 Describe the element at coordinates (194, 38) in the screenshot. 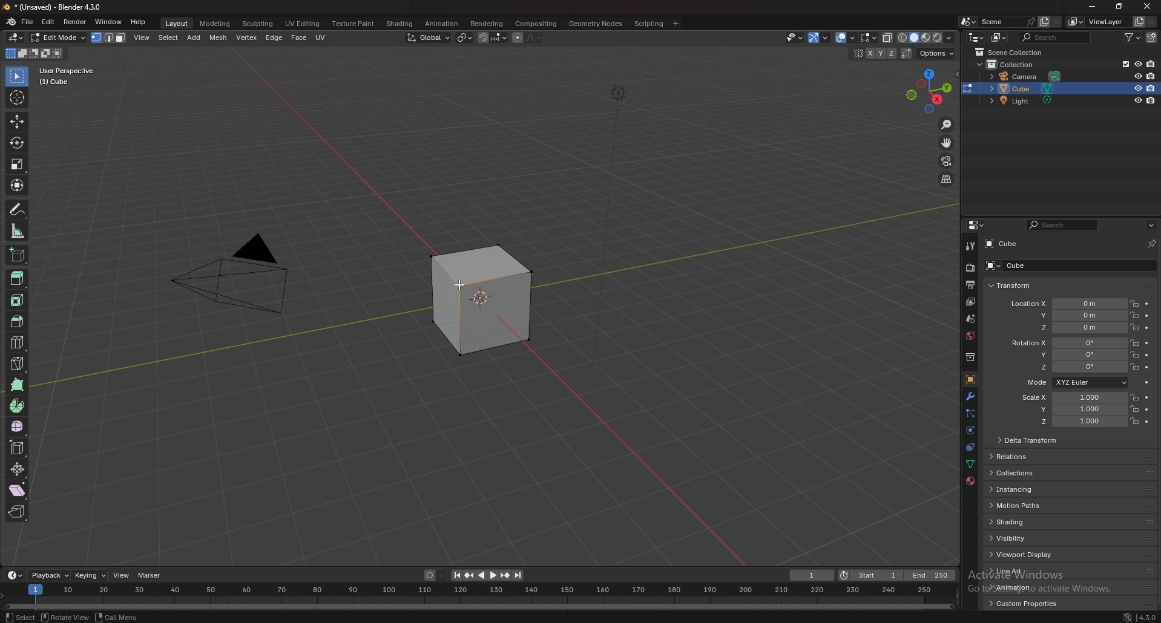

I see `add` at that location.